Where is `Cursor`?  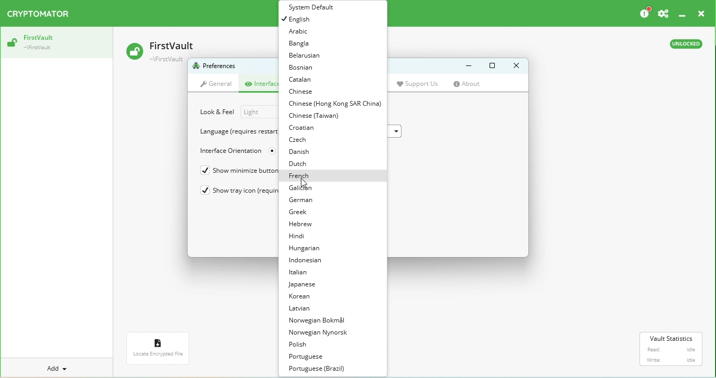 Cursor is located at coordinates (304, 183).